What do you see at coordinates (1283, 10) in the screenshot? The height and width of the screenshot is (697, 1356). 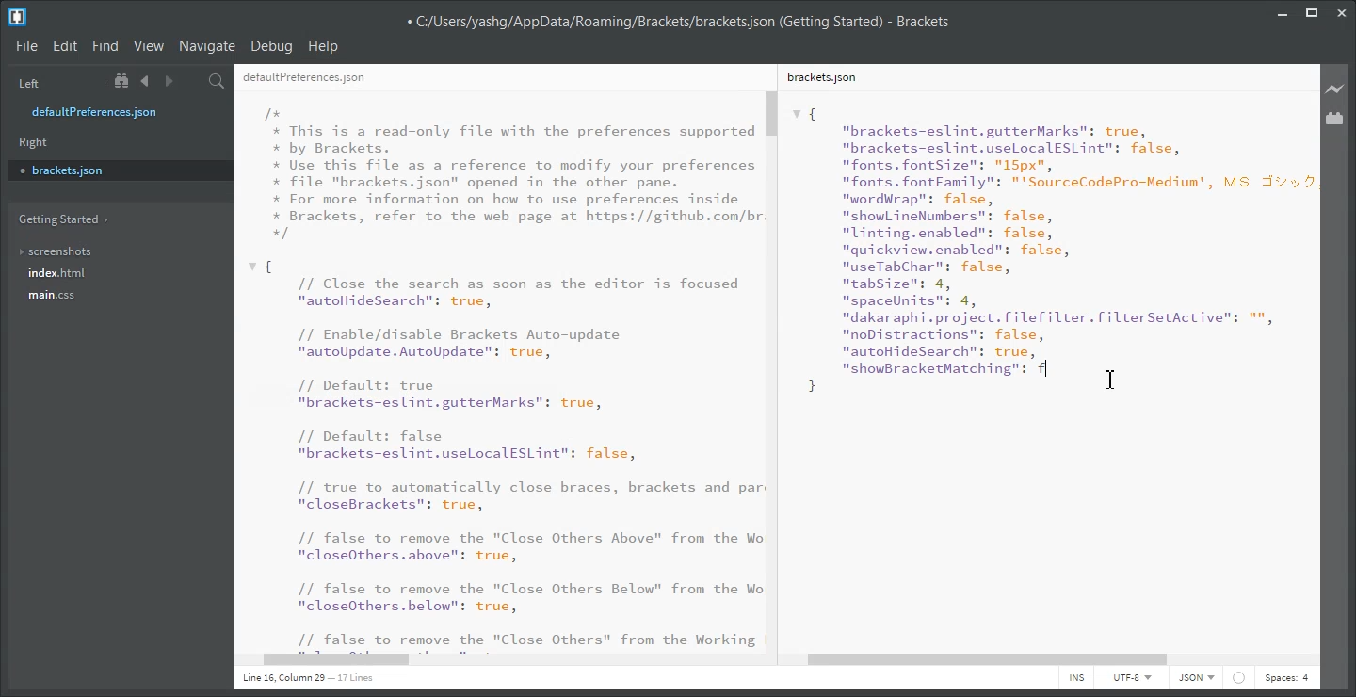 I see `Minimize` at bounding box center [1283, 10].